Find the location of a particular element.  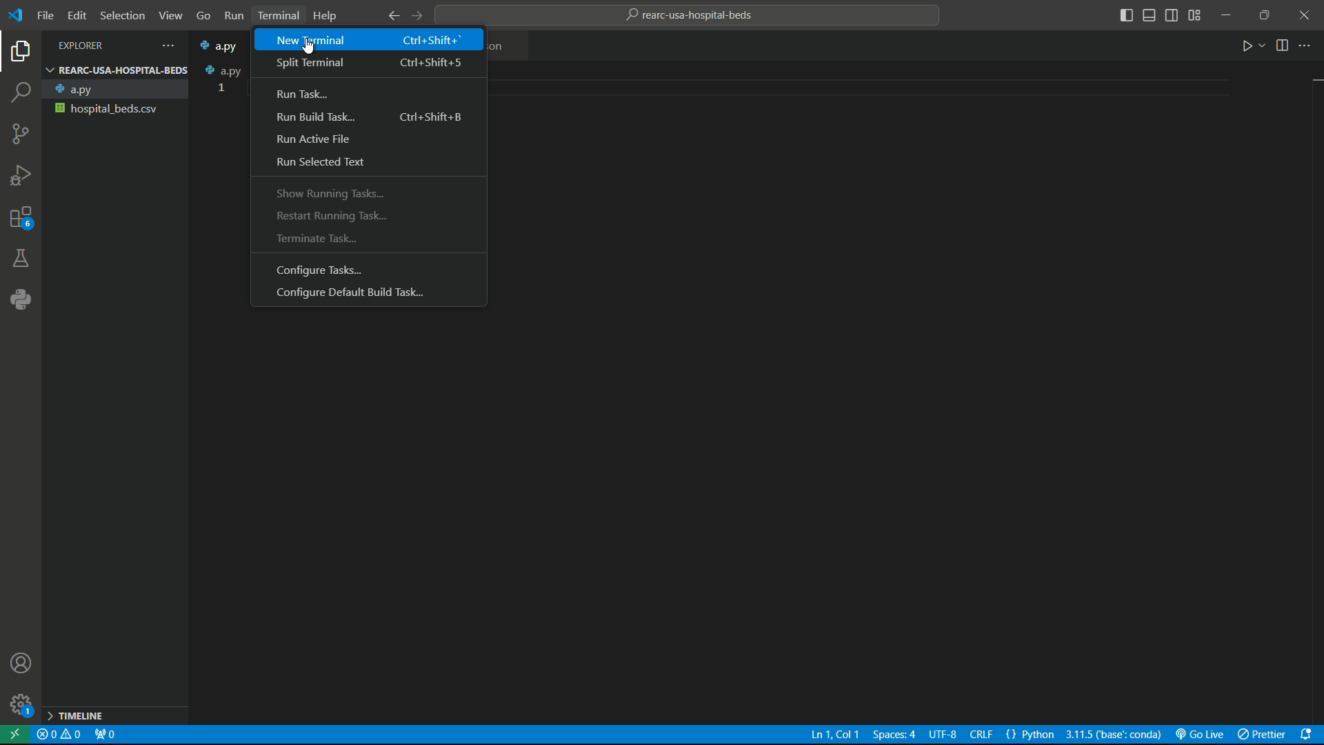

run selected text is located at coordinates (365, 162).